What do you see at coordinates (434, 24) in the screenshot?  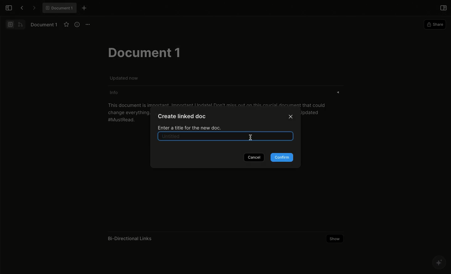 I see `Share` at bounding box center [434, 24].